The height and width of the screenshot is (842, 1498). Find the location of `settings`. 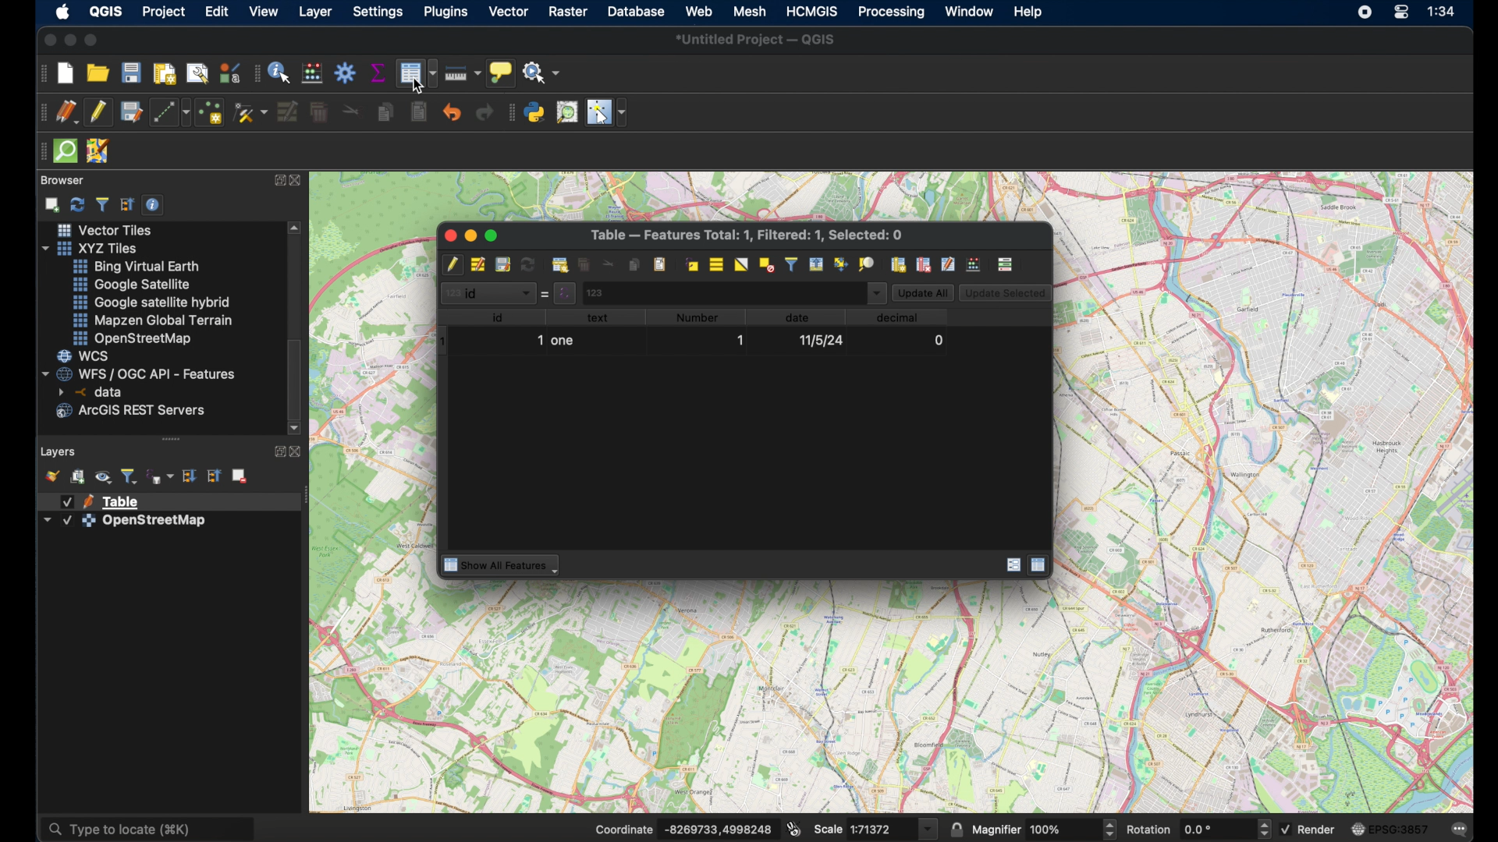

settings is located at coordinates (378, 12).